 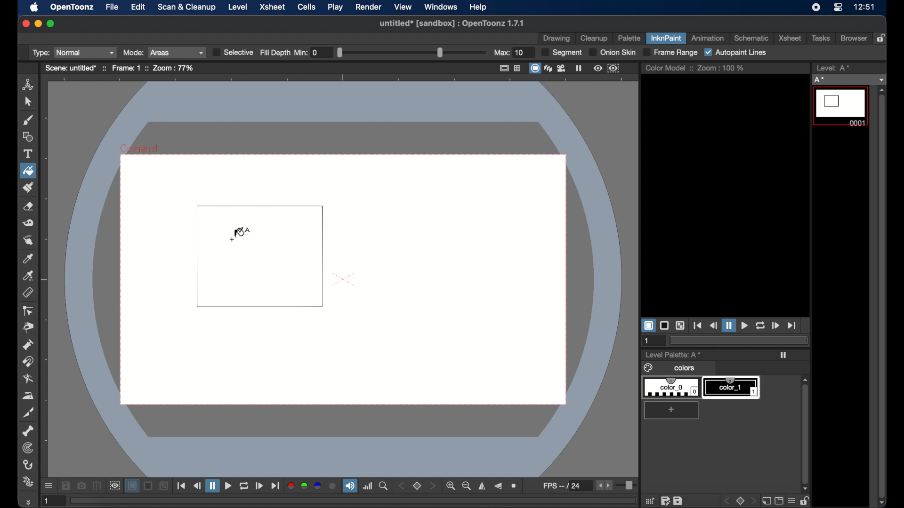 What do you see at coordinates (28, 327) in the screenshot?
I see `pinch tool` at bounding box center [28, 327].